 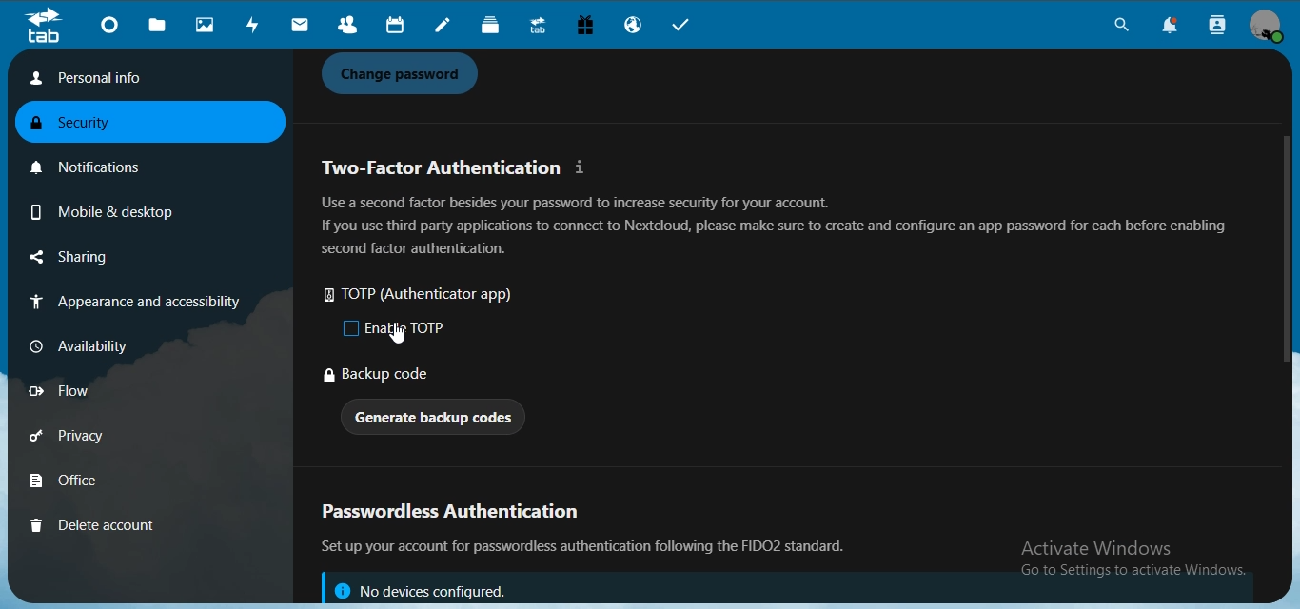 I want to click on contact, so click(x=347, y=26).